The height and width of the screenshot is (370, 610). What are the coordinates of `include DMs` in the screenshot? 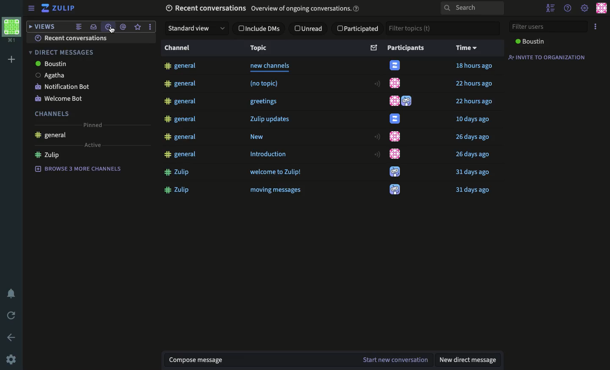 It's located at (260, 29).